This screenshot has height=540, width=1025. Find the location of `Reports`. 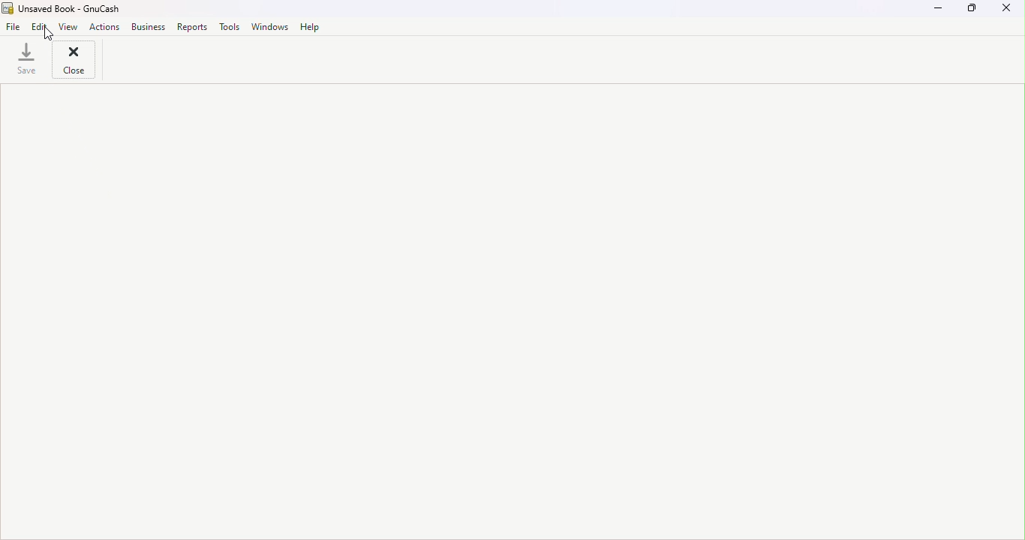

Reports is located at coordinates (193, 26).